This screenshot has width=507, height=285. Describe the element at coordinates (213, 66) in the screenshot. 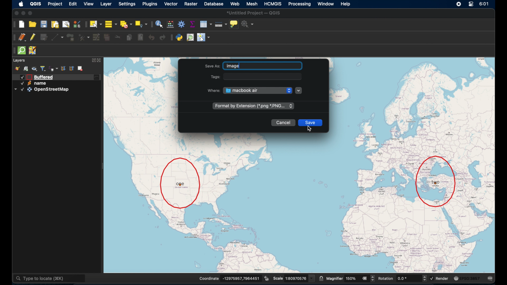

I see `Save As:` at that location.